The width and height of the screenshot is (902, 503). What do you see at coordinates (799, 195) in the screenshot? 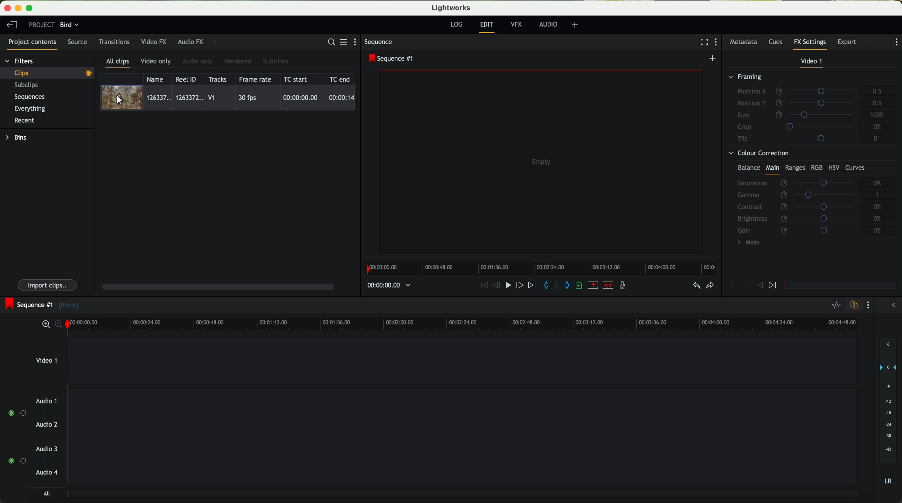
I see `gamma` at bounding box center [799, 195].